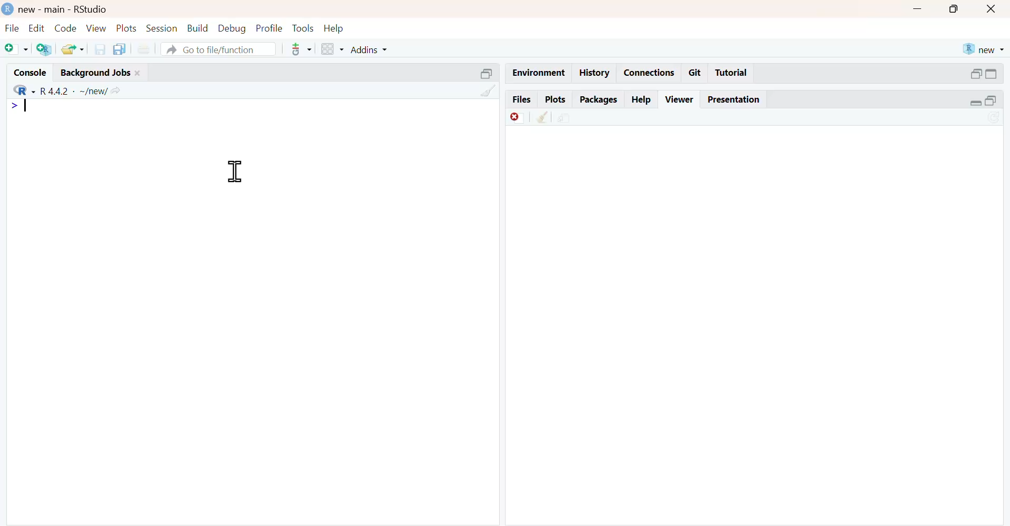  I want to click on share folder as, so click(73, 49).